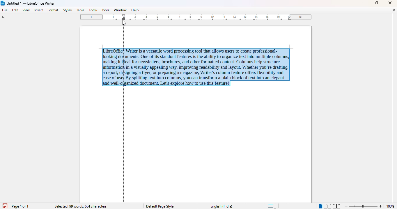 This screenshot has width=397, height=209. What do you see at coordinates (26, 10) in the screenshot?
I see `view` at bounding box center [26, 10].